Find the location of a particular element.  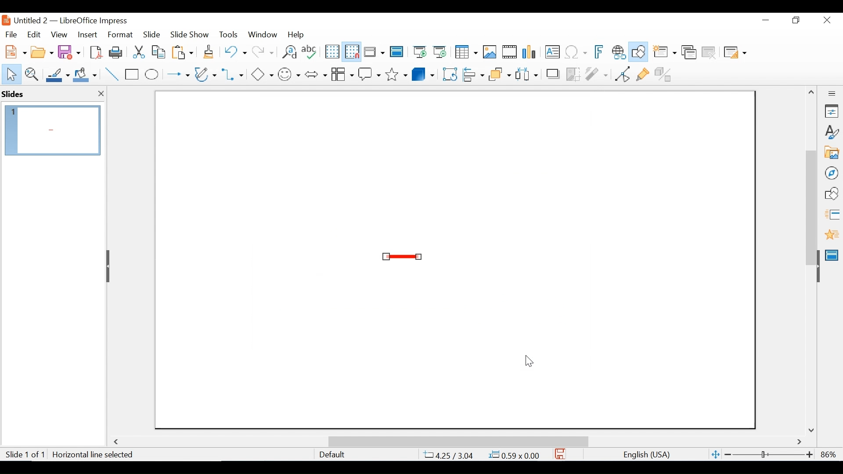

Snap as Grid is located at coordinates (352, 52).